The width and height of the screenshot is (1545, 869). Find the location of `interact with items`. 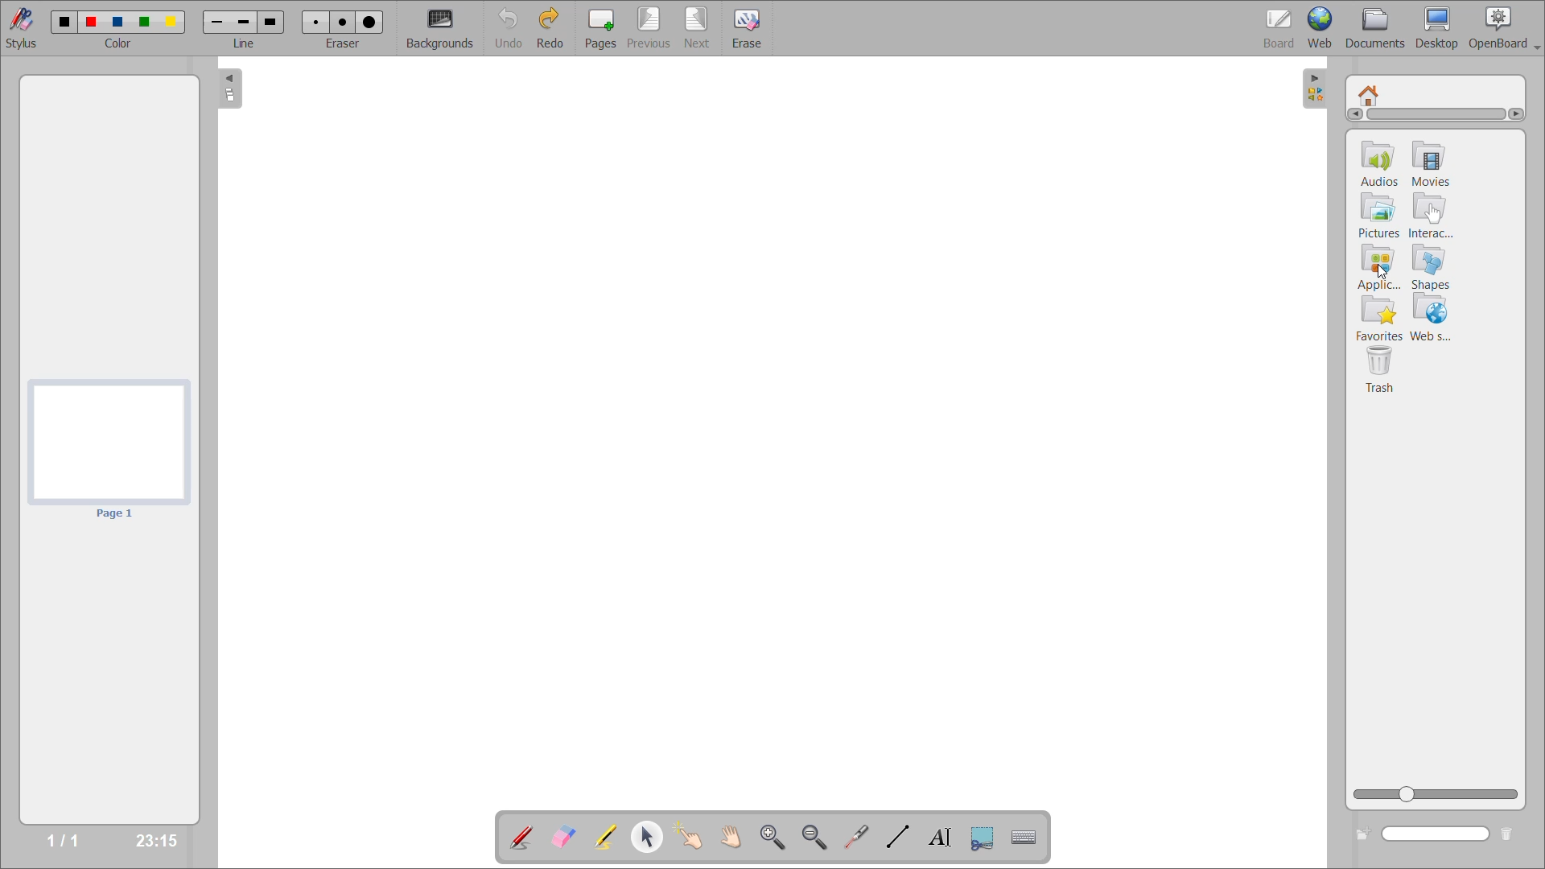

interact with items is located at coordinates (693, 837).